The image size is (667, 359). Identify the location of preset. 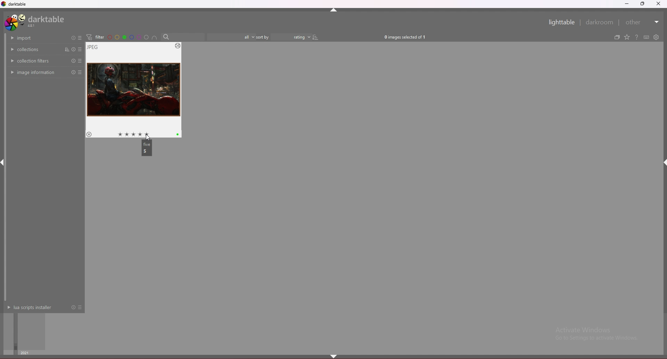
(81, 73).